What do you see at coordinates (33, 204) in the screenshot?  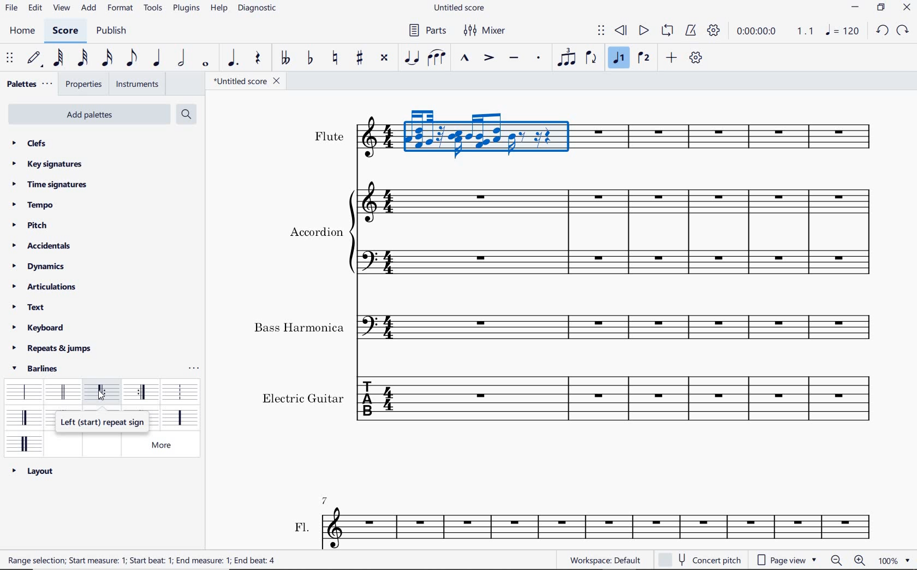 I see `tempo` at bounding box center [33, 204].